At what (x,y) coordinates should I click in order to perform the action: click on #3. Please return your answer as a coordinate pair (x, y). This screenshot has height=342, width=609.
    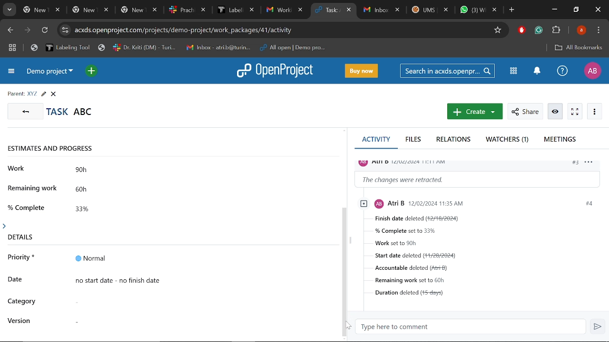
    Looking at the image, I should click on (575, 163).